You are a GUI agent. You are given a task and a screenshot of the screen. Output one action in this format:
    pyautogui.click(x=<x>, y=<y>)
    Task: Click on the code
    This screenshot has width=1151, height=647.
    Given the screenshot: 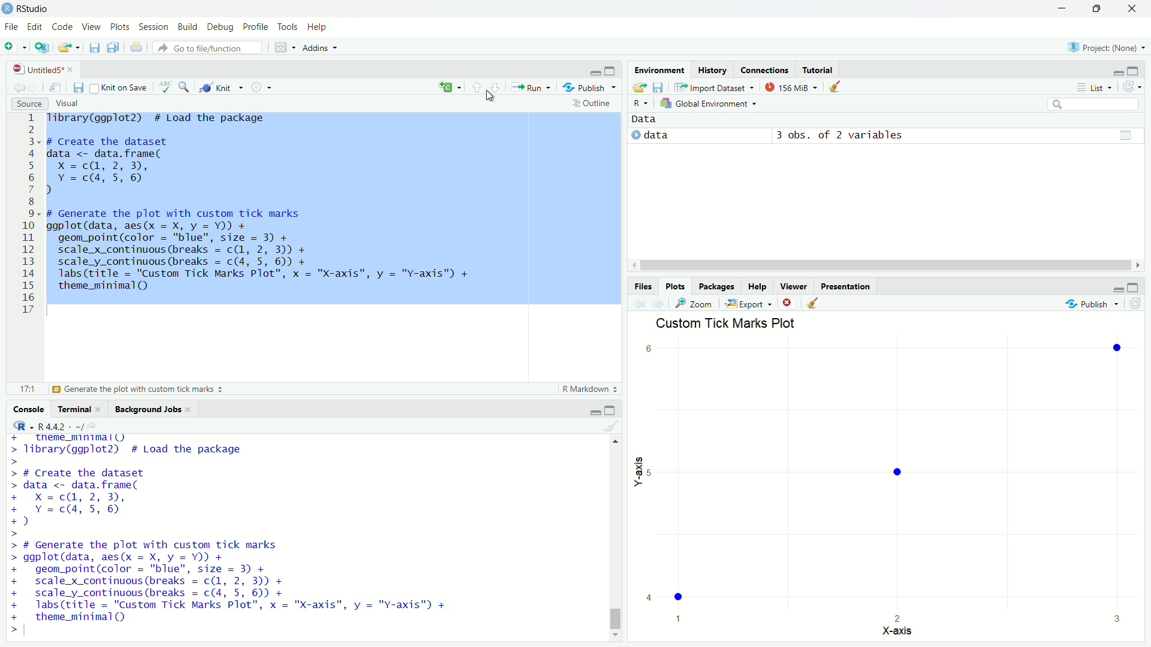 What is the action you would take?
    pyautogui.click(x=64, y=28)
    